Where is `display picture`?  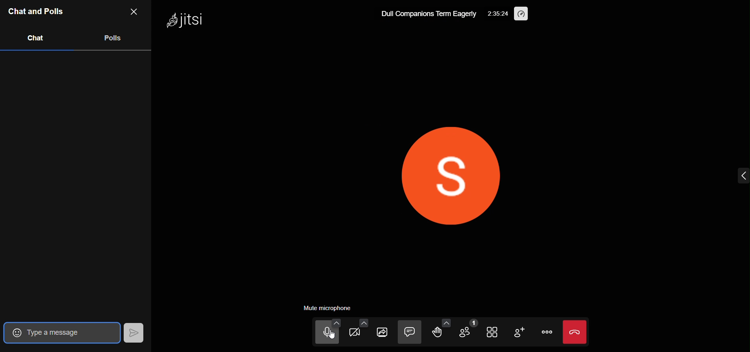 display picture is located at coordinates (447, 179).